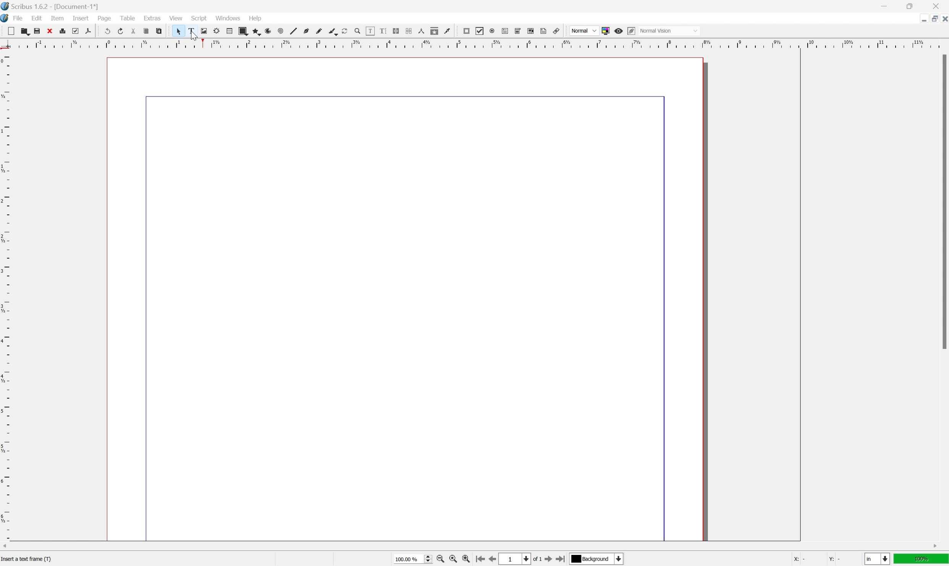 The width and height of the screenshot is (949, 566). I want to click on close, so click(938, 6).